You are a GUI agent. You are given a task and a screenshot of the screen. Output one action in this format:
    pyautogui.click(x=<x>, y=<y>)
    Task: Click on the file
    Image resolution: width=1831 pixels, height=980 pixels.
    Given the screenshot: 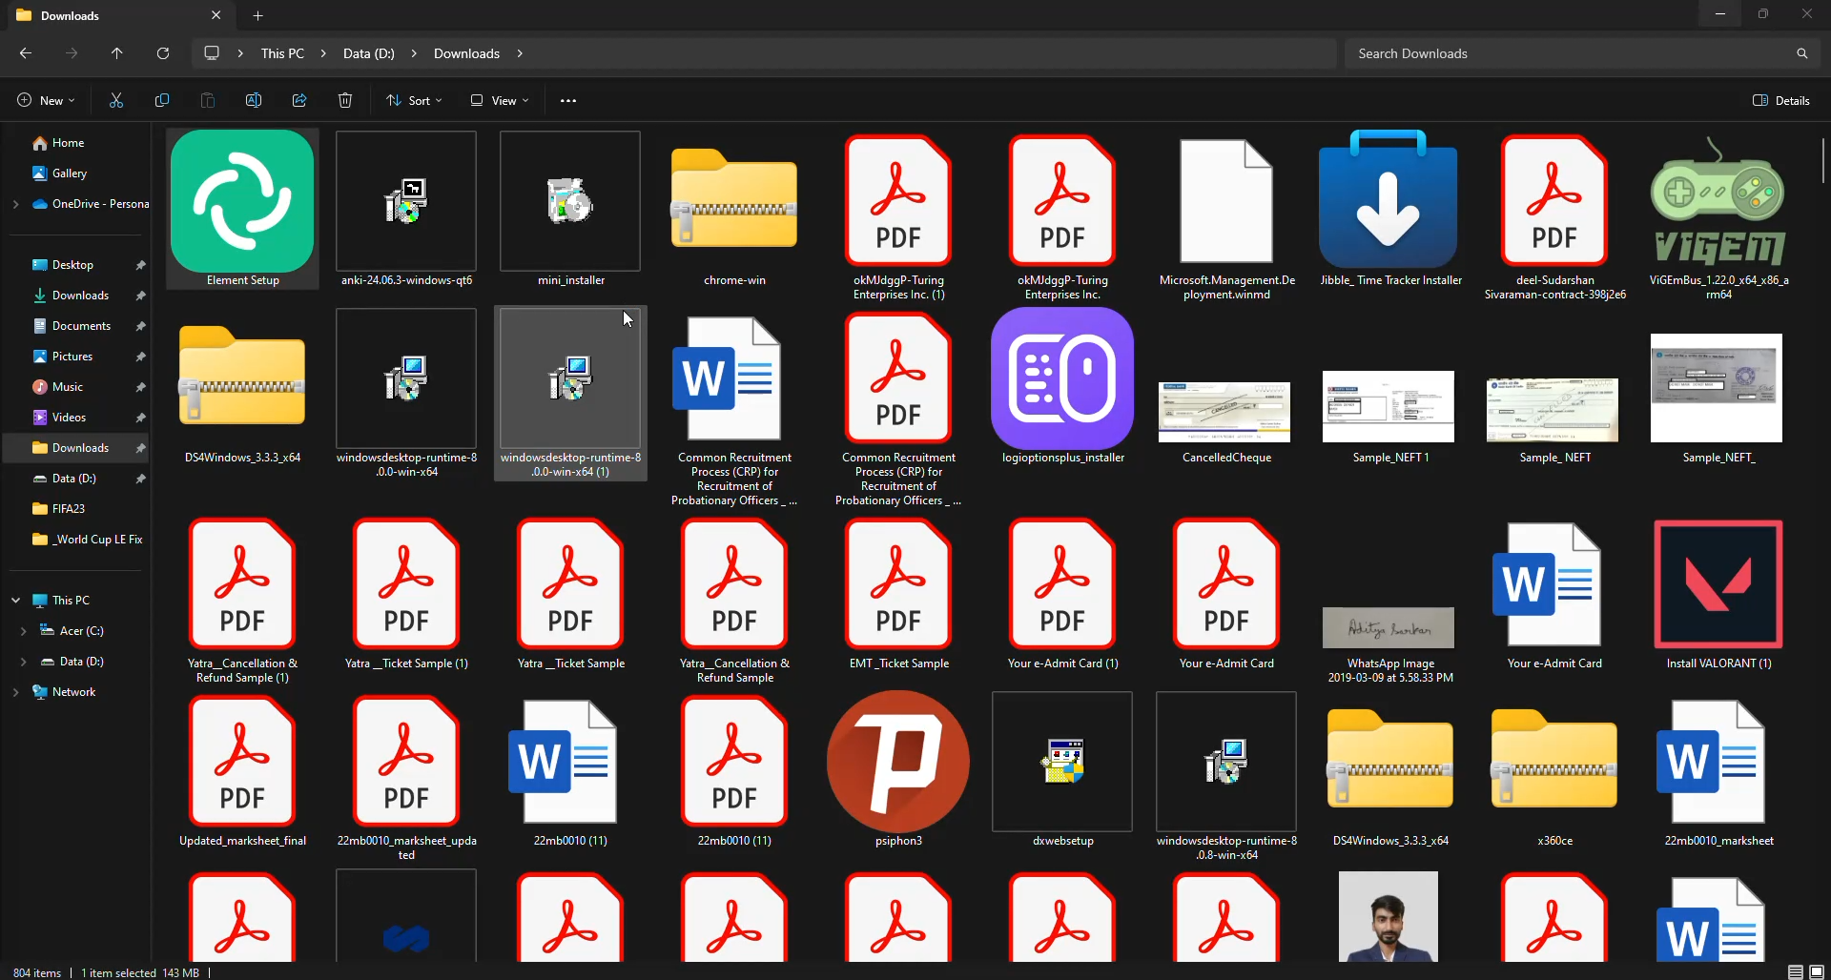 What is the action you would take?
    pyautogui.click(x=1557, y=418)
    